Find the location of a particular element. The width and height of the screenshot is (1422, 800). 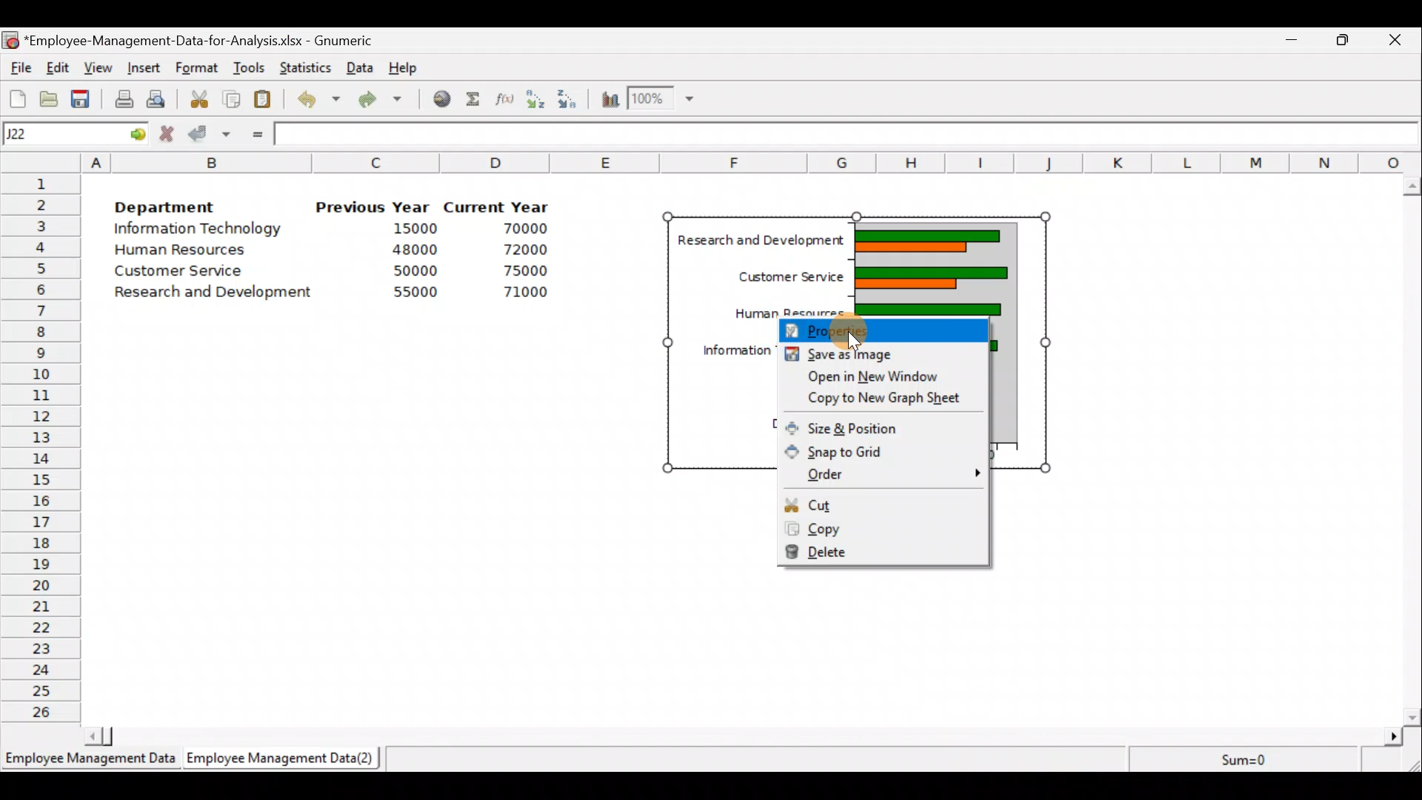

70000 is located at coordinates (526, 227).